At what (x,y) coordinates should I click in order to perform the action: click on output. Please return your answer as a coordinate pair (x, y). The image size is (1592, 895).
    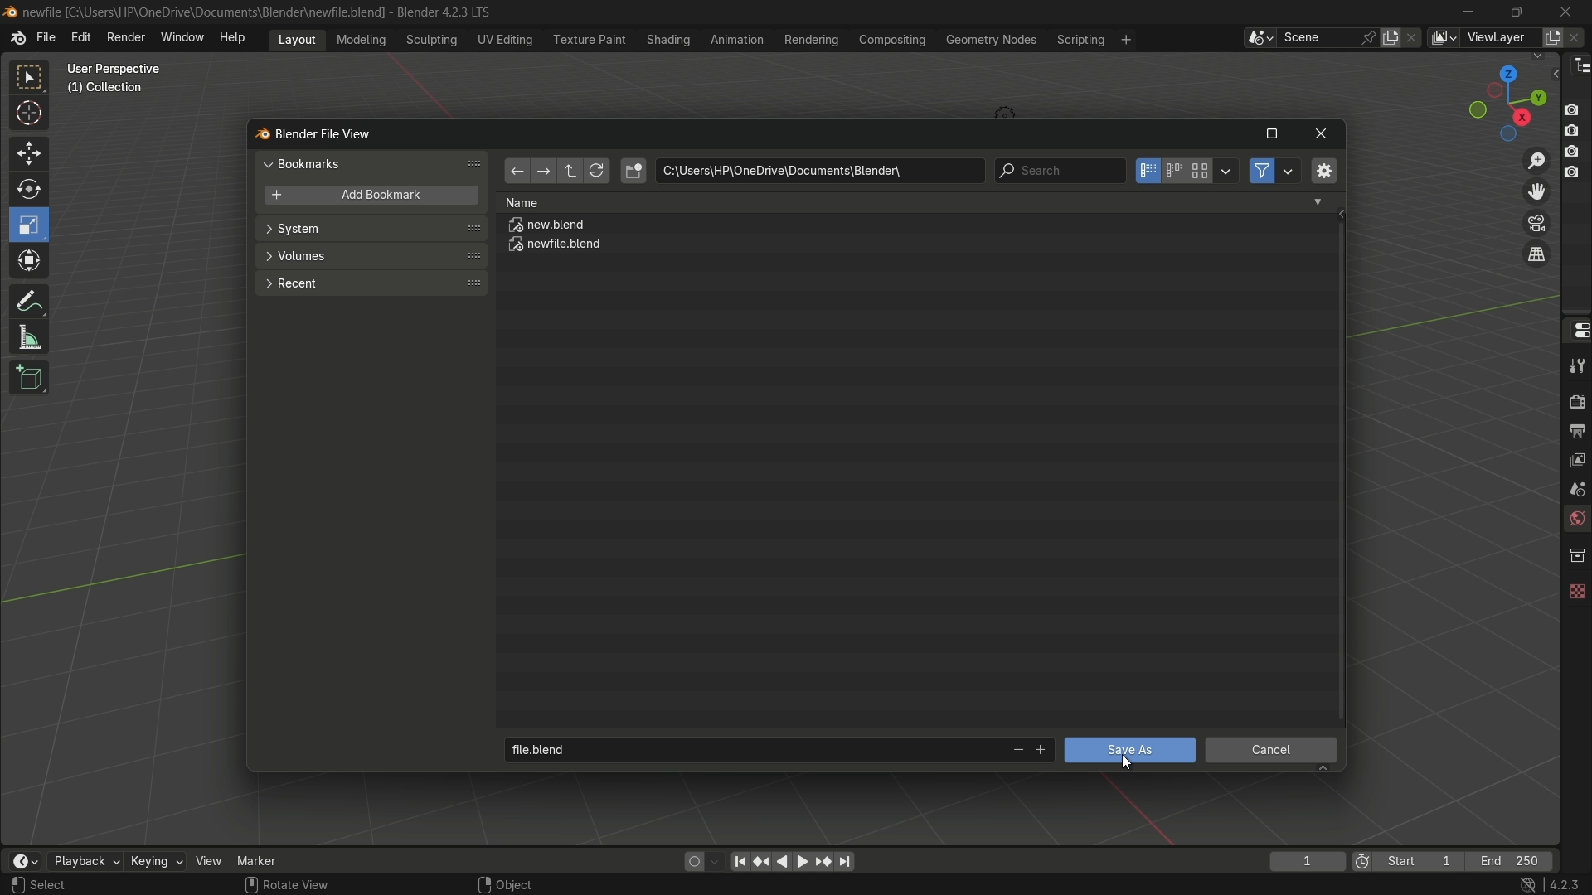
    Looking at the image, I should click on (1576, 430).